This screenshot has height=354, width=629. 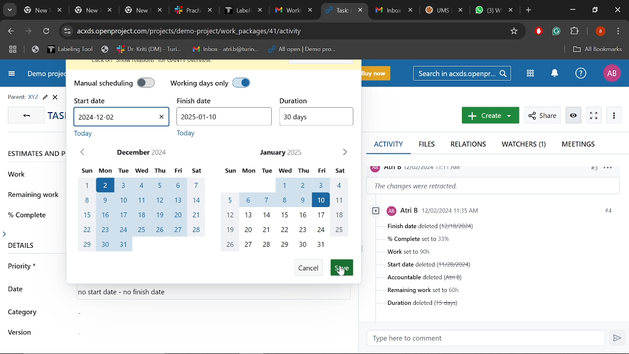 What do you see at coordinates (187, 132) in the screenshot?
I see `today` at bounding box center [187, 132].